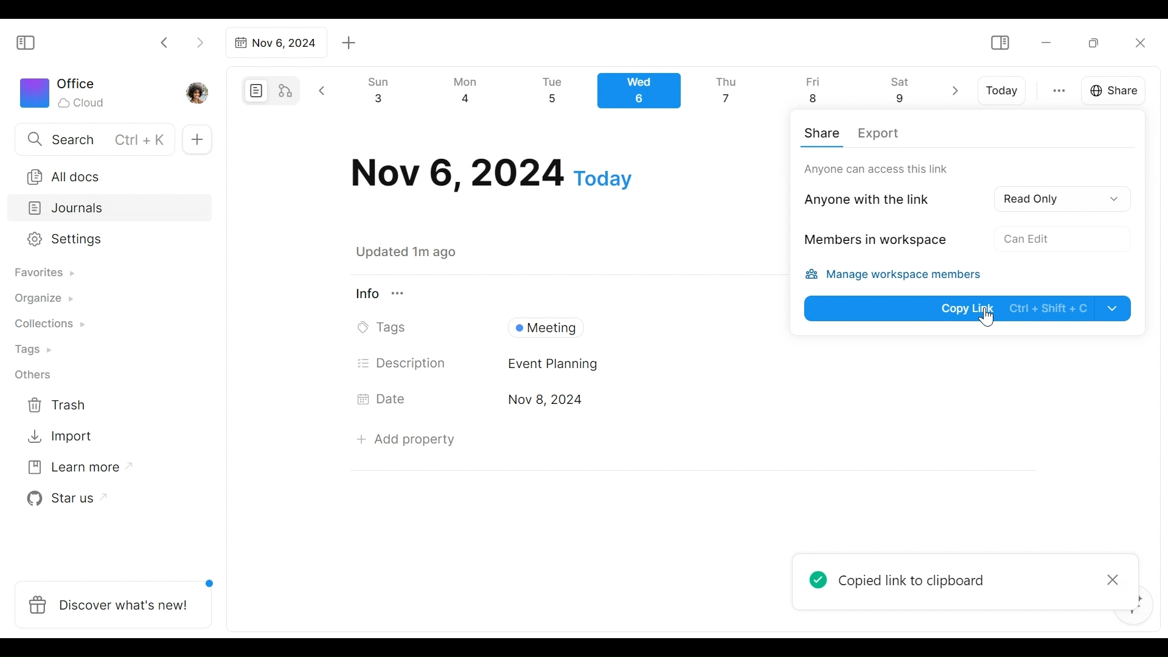  I want to click on Show/Hide Sidebar, so click(999, 43).